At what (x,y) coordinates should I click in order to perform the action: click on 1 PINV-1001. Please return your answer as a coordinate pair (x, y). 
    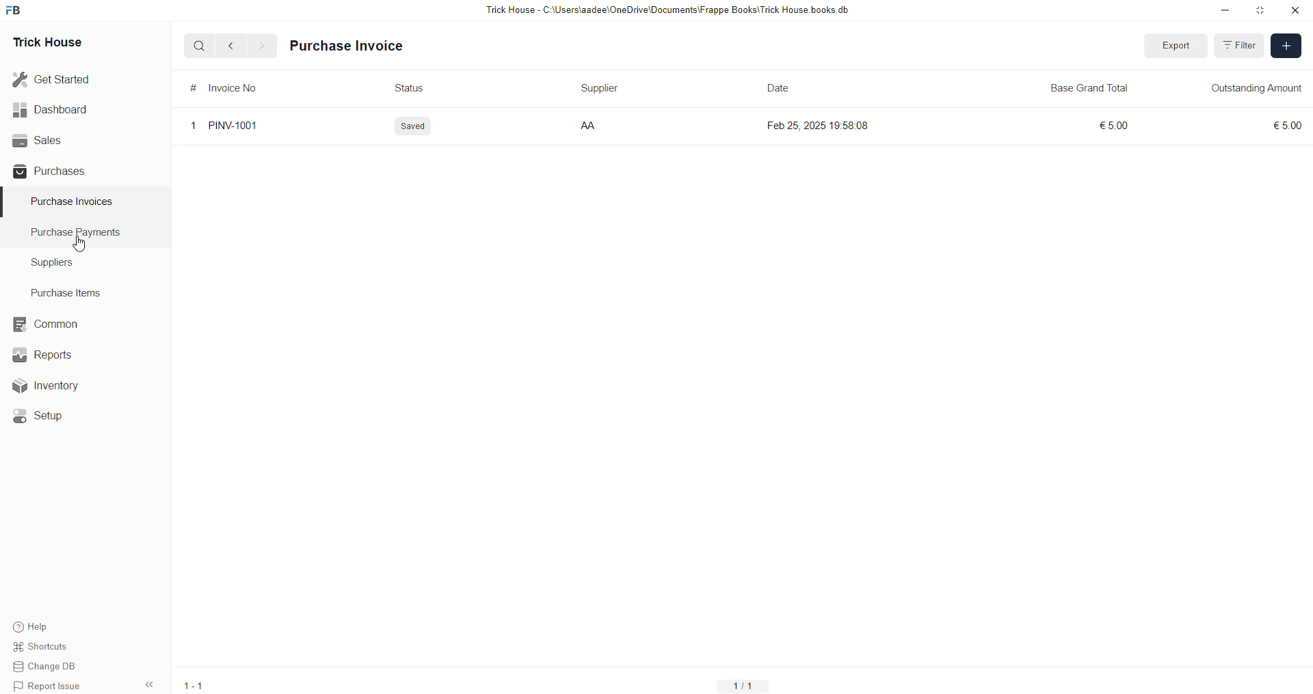
    Looking at the image, I should click on (221, 126).